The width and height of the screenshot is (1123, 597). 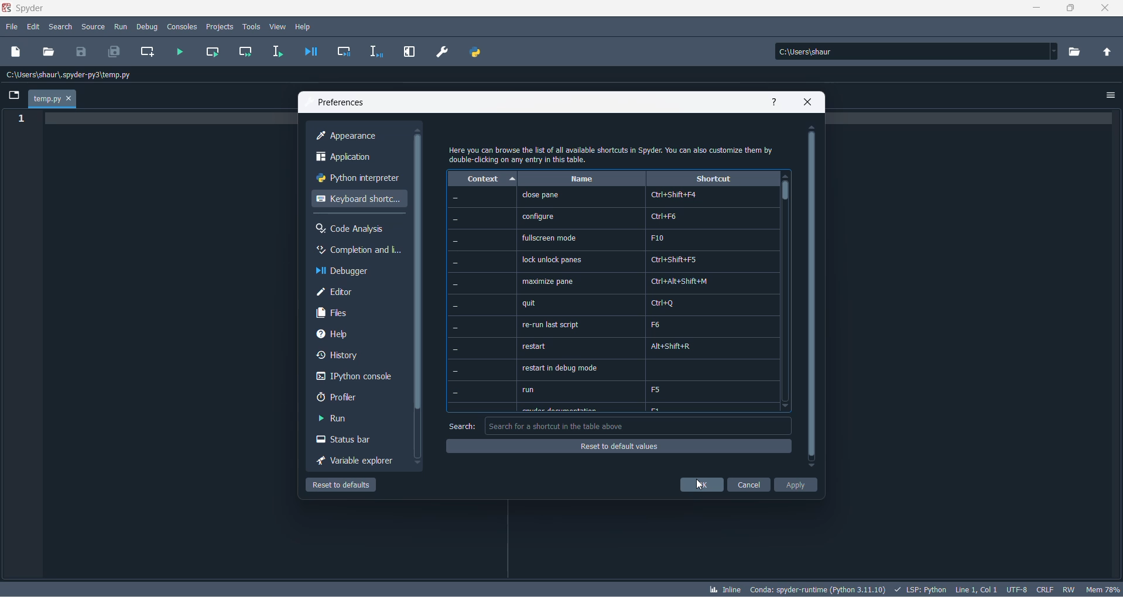 I want to click on appearance, so click(x=361, y=136).